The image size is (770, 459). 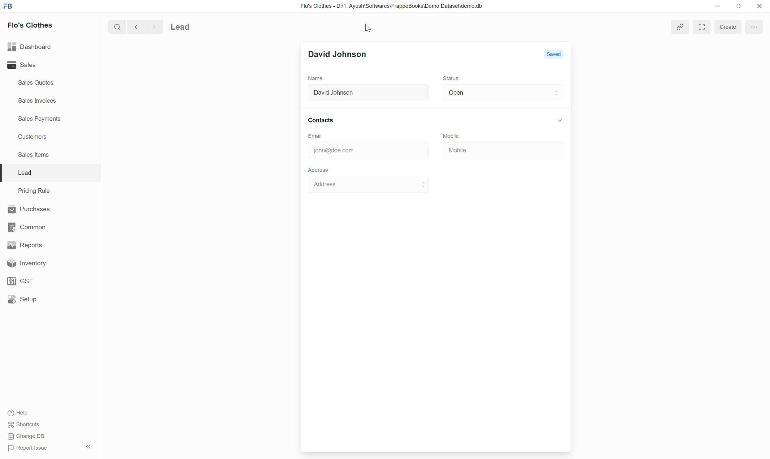 I want to click on Pricing Rule, so click(x=33, y=190).